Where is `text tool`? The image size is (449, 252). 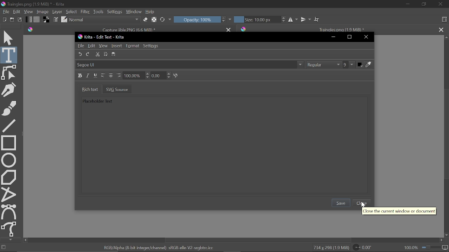 text tool is located at coordinates (9, 55).